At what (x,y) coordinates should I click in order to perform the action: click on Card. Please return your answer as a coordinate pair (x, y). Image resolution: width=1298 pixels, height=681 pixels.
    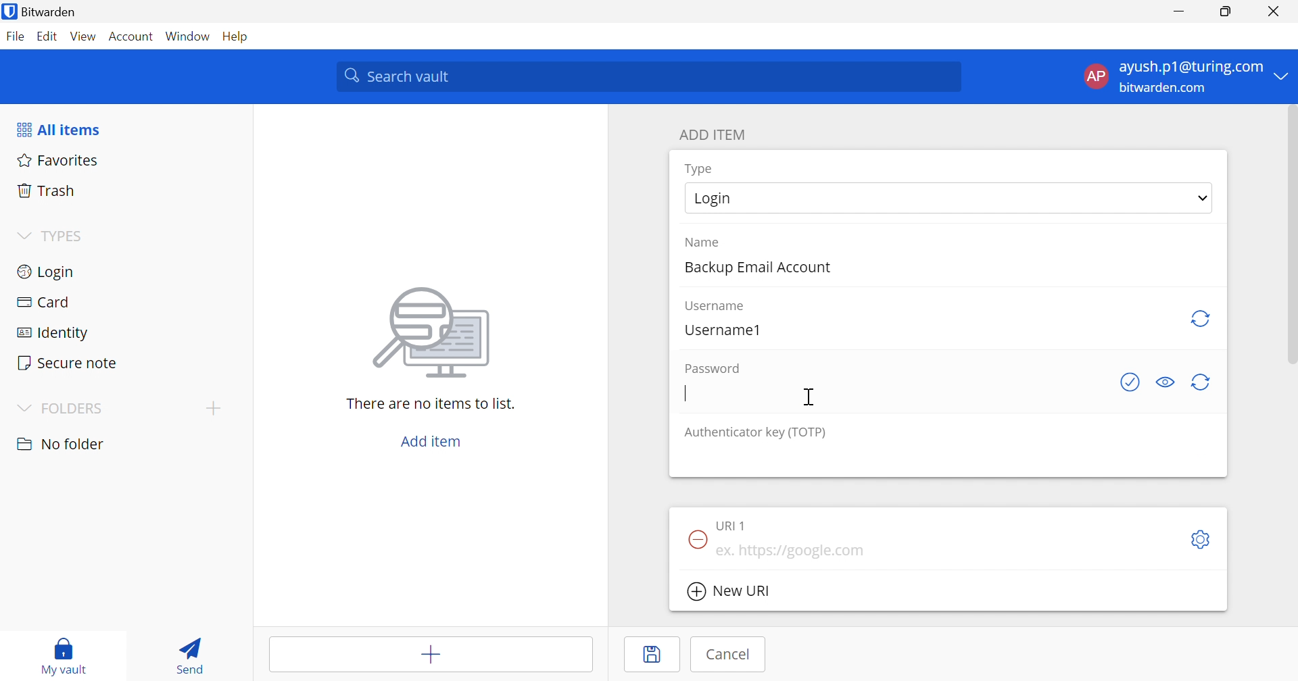
    Looking at the image, I should click on (43, 303).